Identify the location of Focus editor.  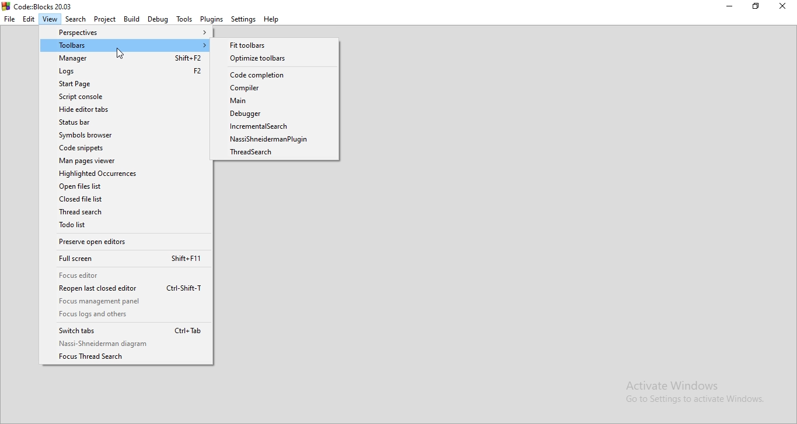
(125, 275).